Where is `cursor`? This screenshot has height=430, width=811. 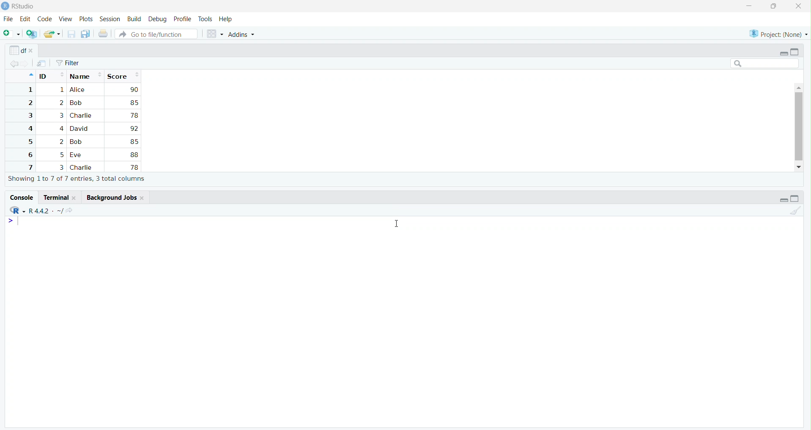
cursor is located at coordinates (395, 224).